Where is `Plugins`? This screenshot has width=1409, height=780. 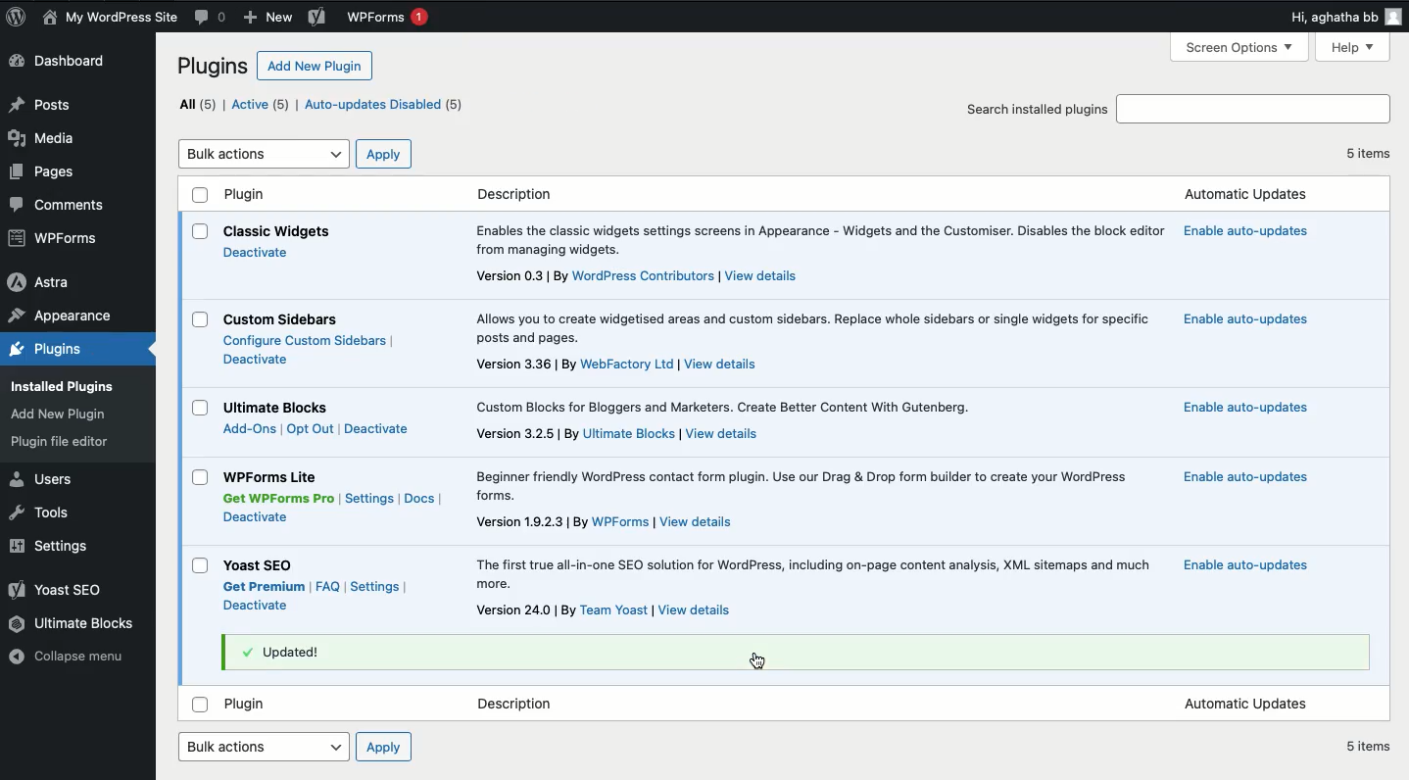
Plugins is located at coordinates (61, 415).